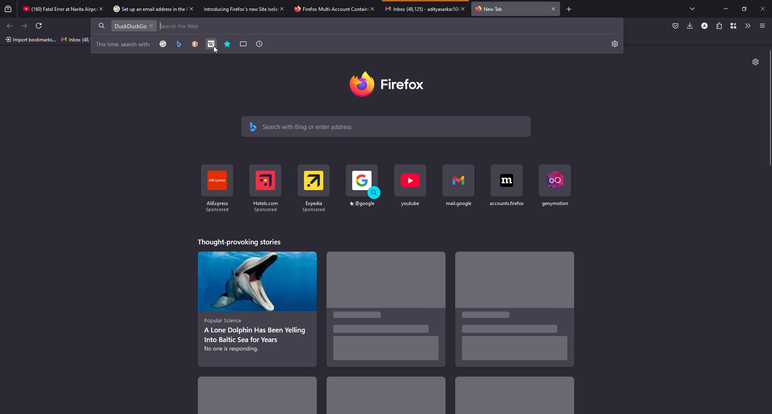 Image resolution: width=772 pixels, height=414 pixels. What do you see at coordinates (385, 396) in the screenshot?
I see `stories` at bounding box center [385, 396].